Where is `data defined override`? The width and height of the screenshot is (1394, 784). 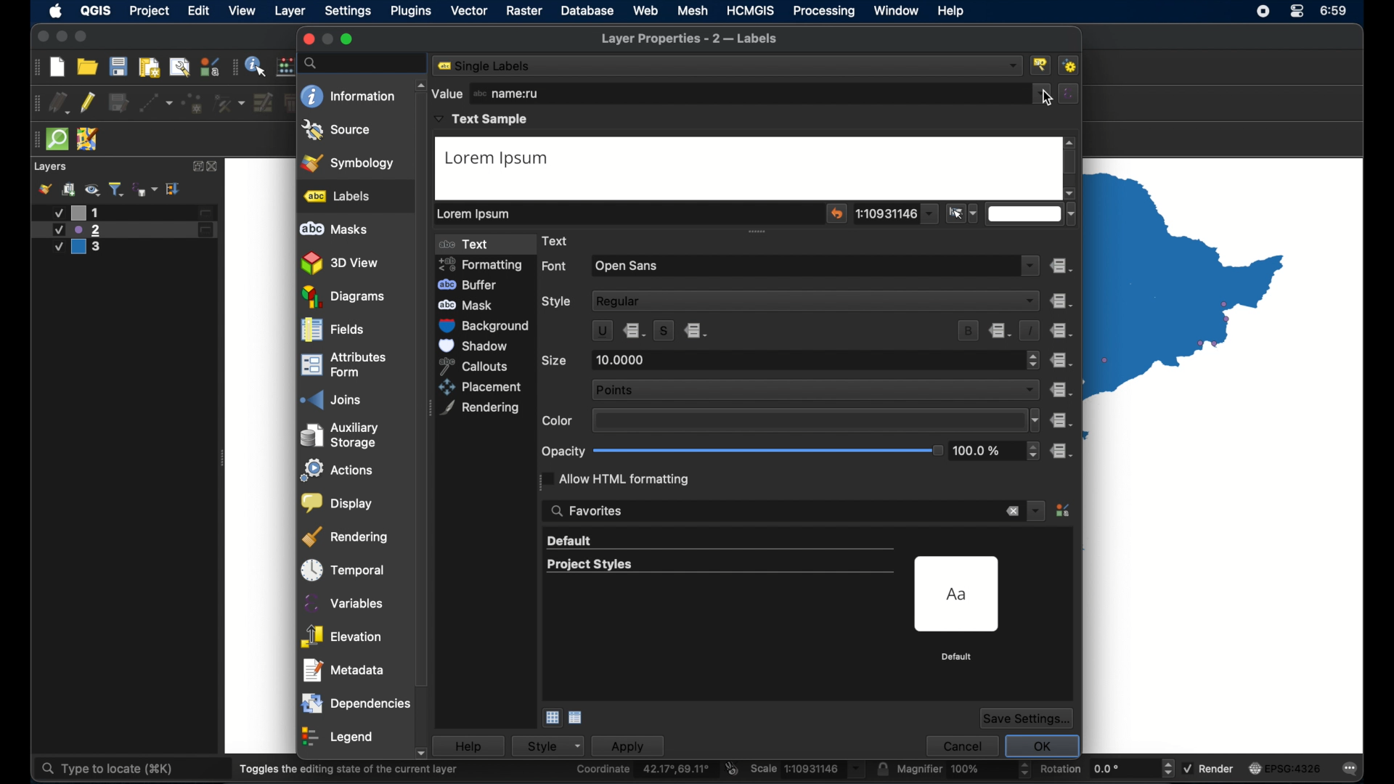 data defined override is located at coordinates (1061, 360).